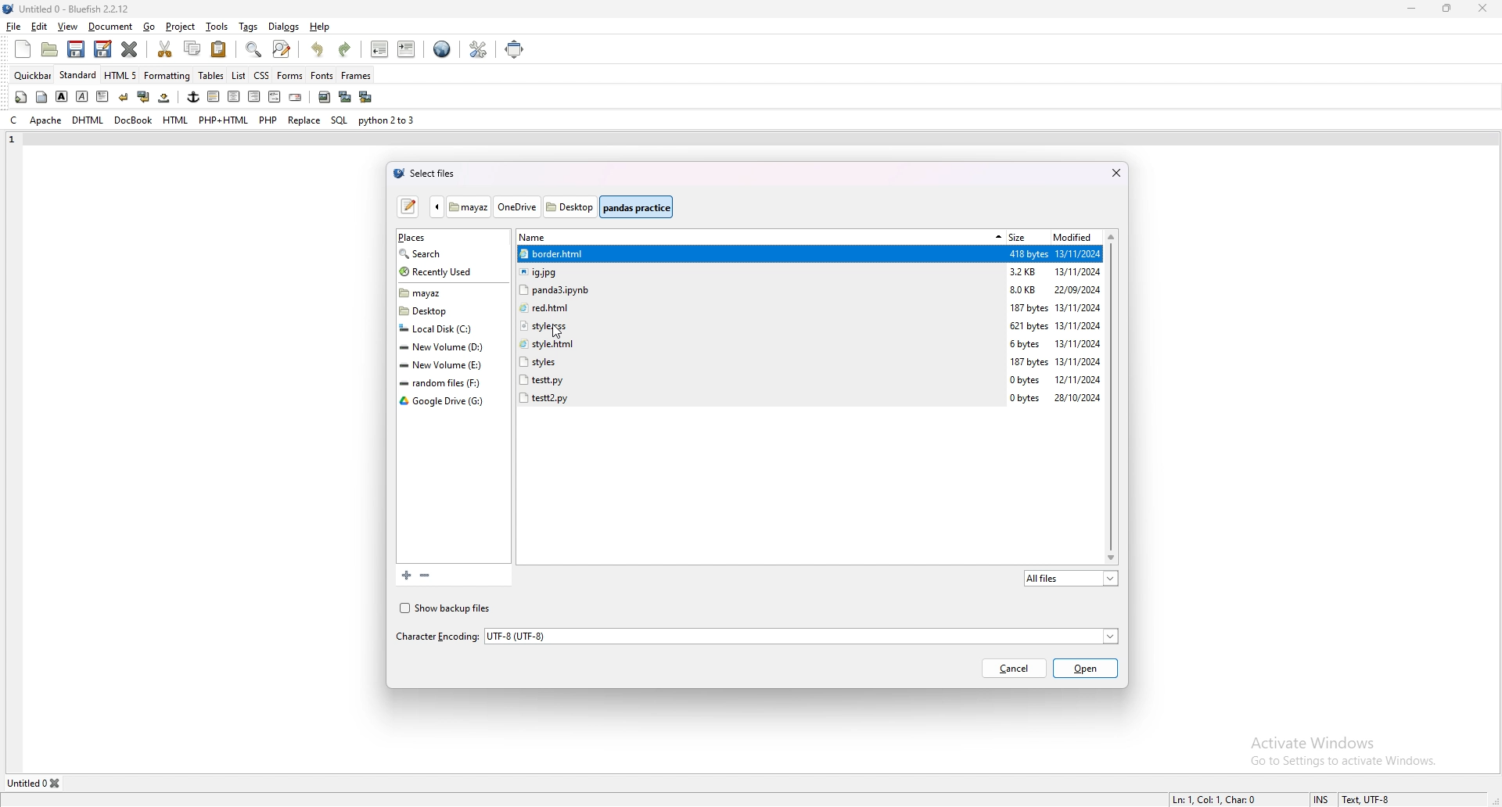 The height and width of the screenshot is (807, 1502). Describe the element at coordinates (1026, 381) in the screenshot. I see `0 bytes` at that location.